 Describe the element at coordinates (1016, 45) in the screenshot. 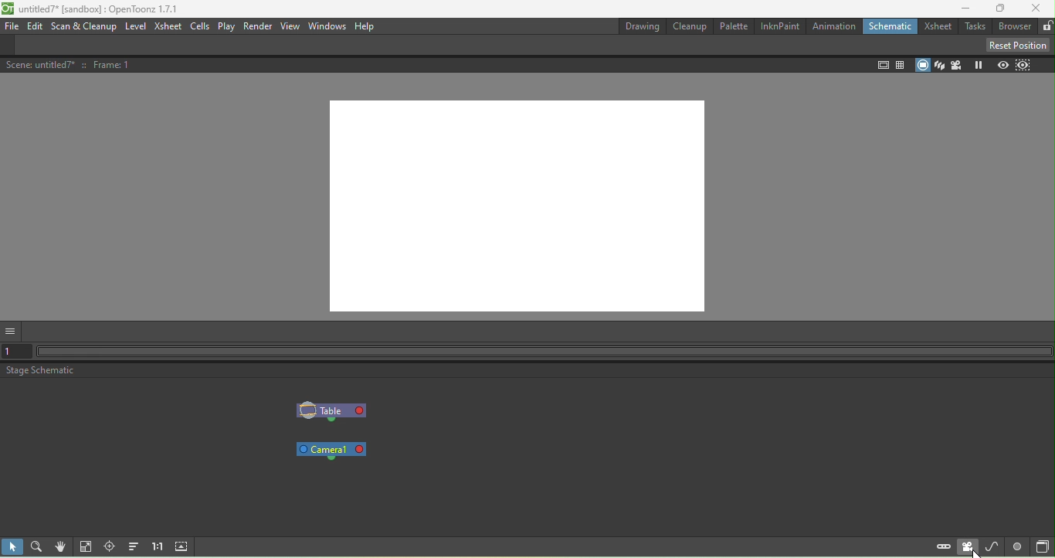

I see `Reset position` at that location.